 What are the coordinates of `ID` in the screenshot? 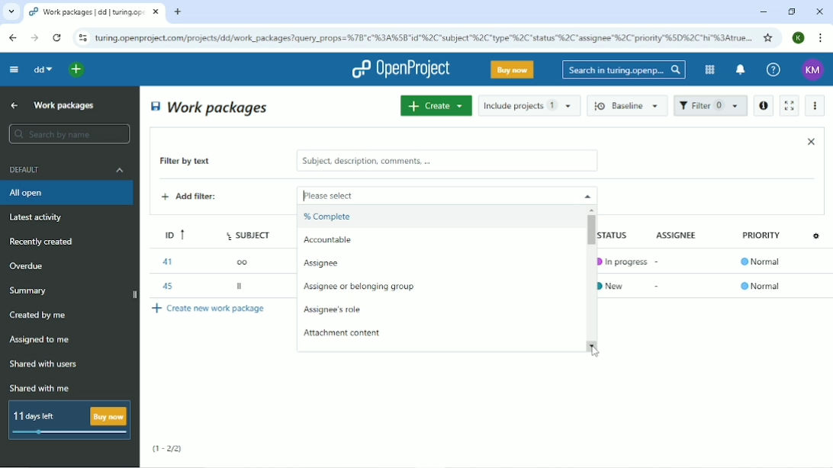 It's located at (170, 232).